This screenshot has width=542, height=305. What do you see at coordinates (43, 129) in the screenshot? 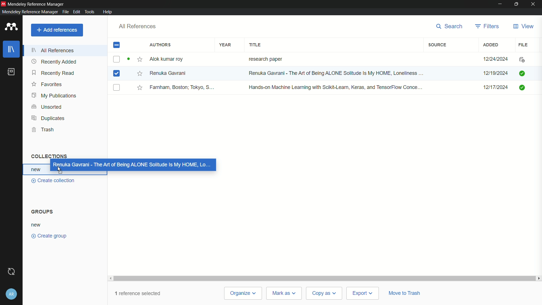
I see `trash` at bounding box center [43, 129].